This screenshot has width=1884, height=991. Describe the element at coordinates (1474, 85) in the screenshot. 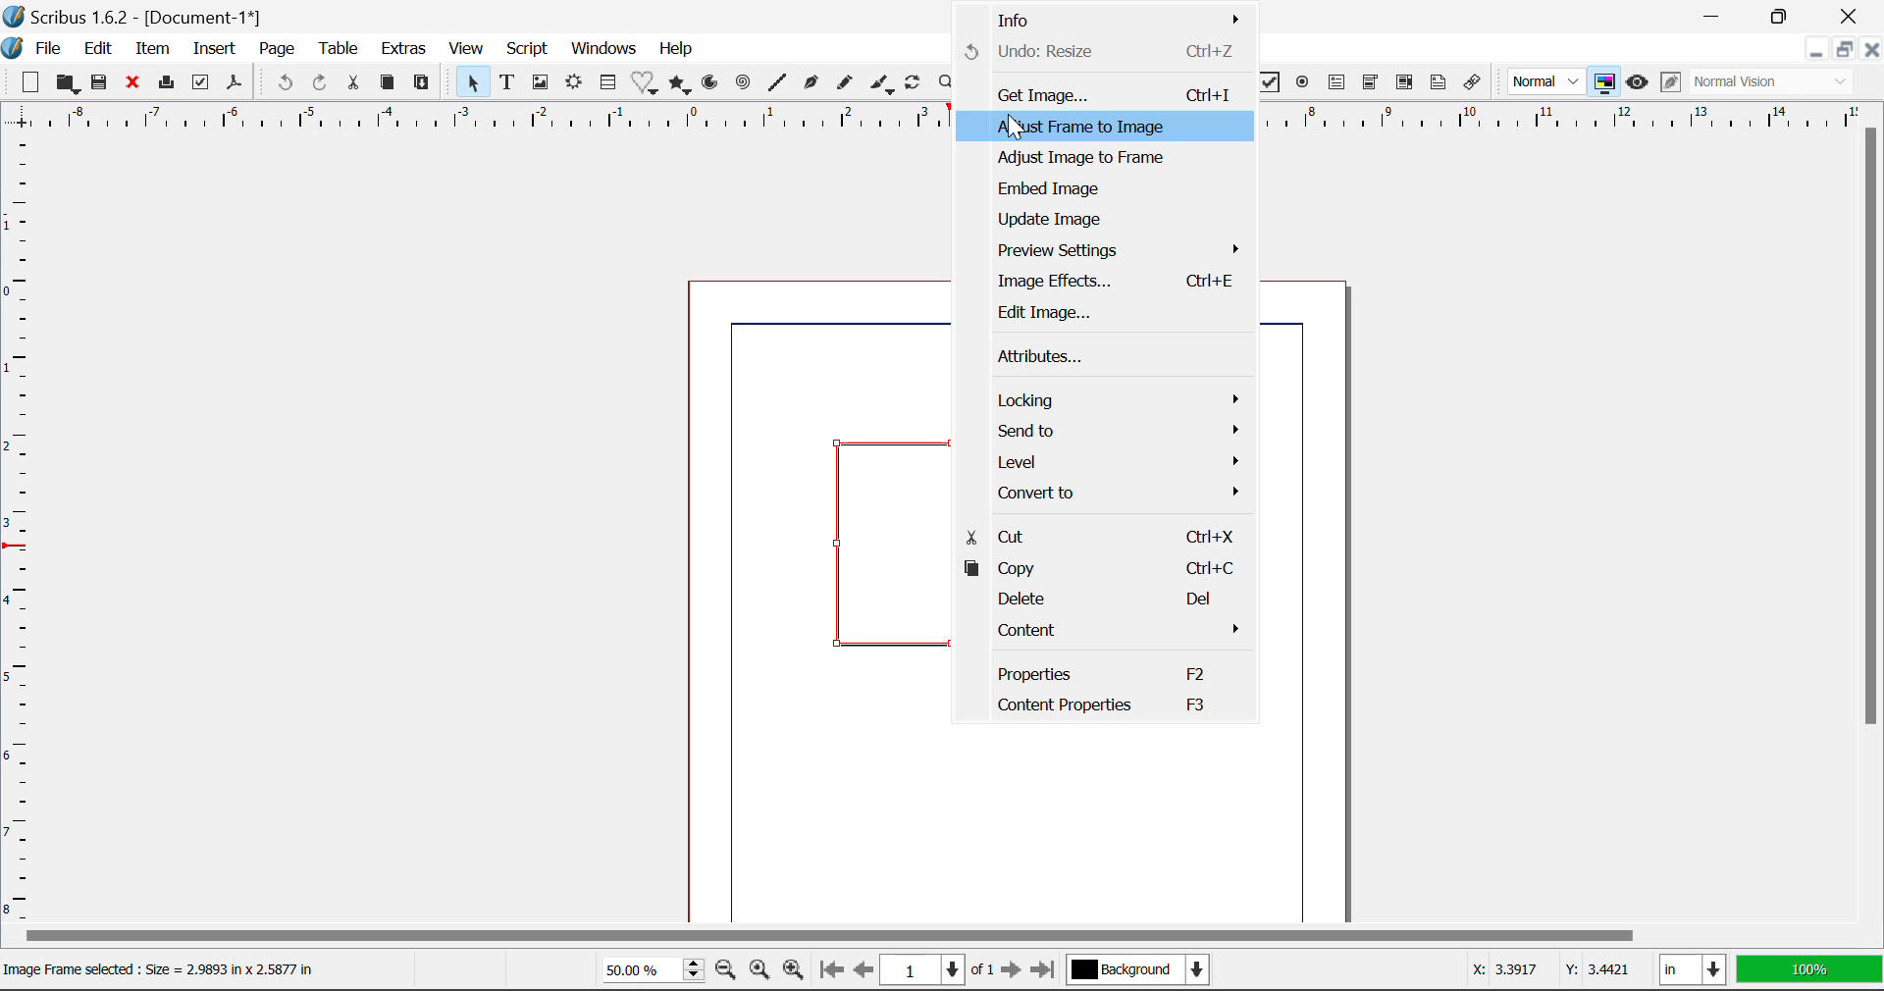

I see `Link Annotation` at that location.